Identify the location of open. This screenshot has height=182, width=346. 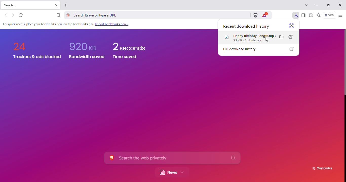
(291, 37).